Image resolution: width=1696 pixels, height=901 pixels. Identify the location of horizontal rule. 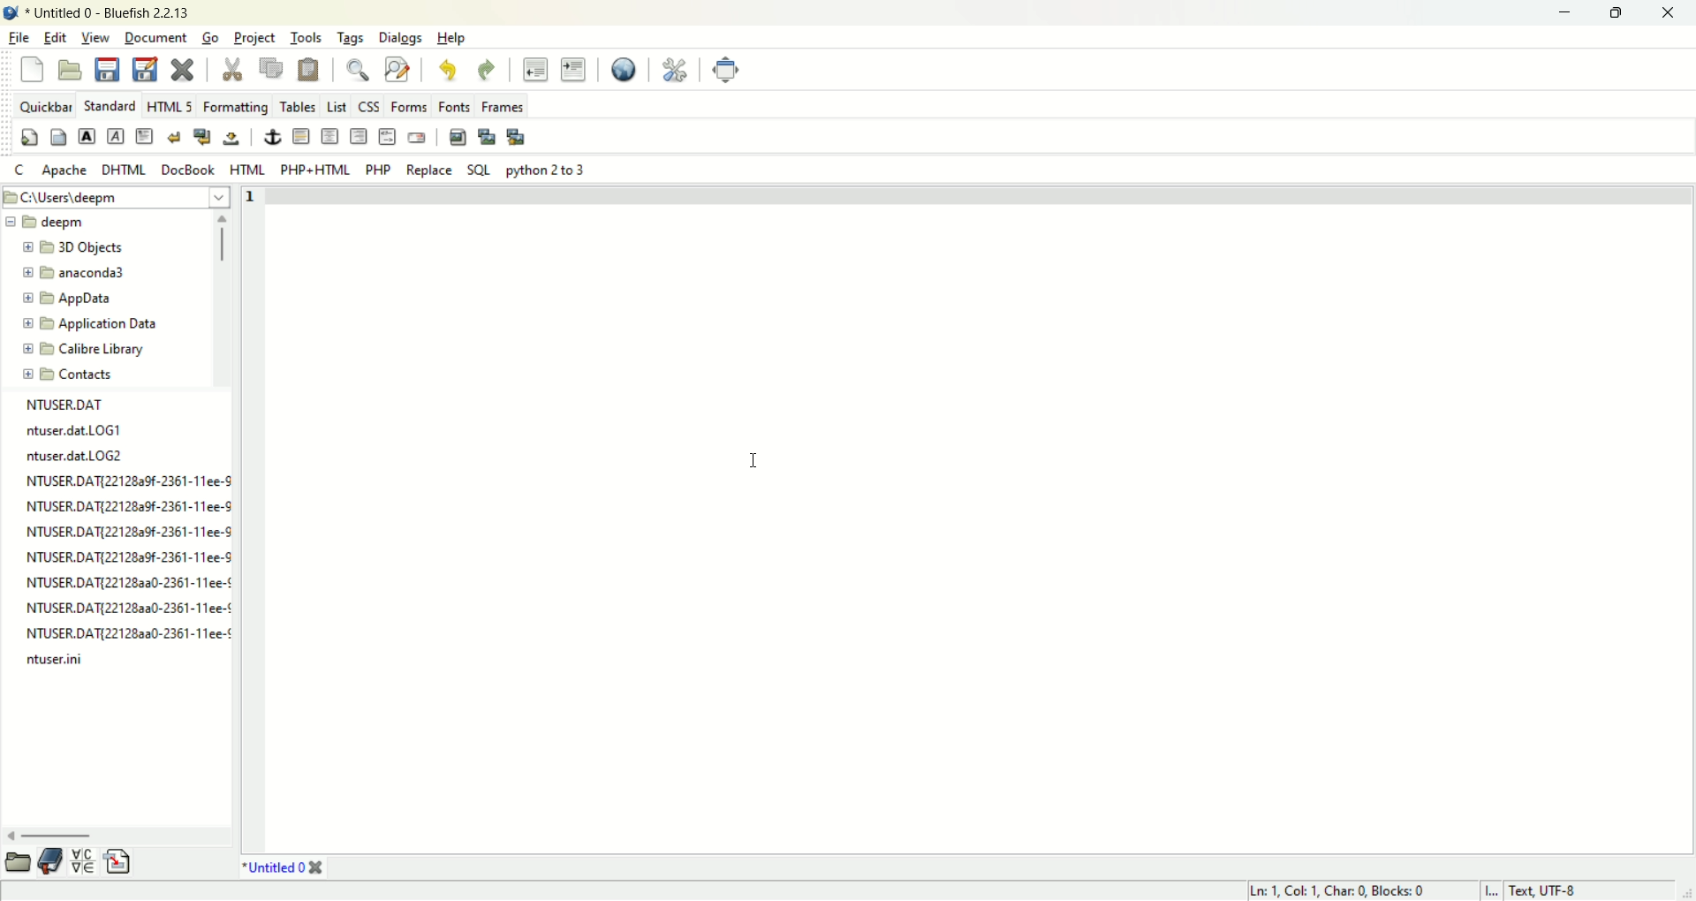
(301, 136).